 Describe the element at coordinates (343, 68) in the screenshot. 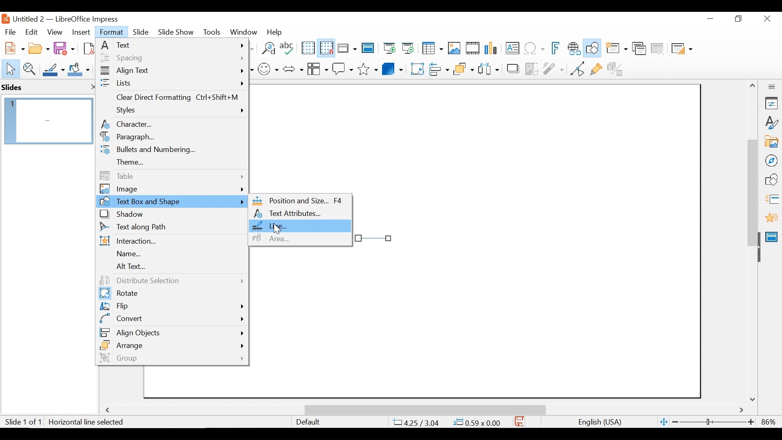

I see `Callout` at that location.